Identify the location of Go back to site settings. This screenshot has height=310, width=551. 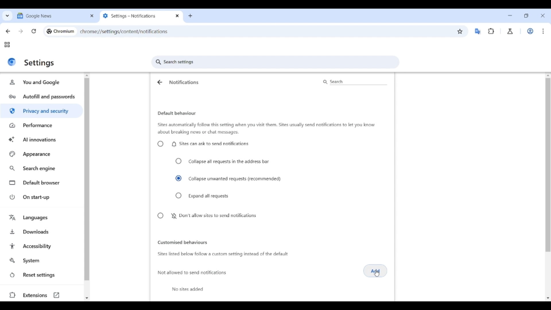
(159, 82).